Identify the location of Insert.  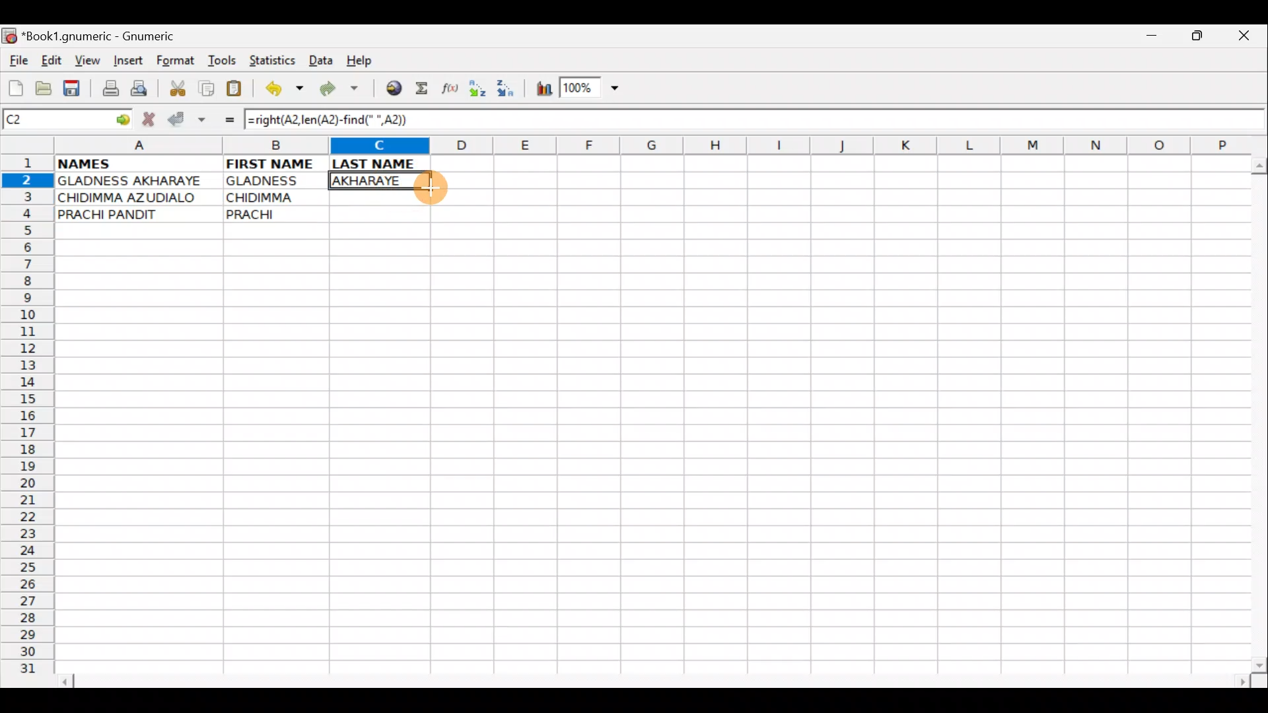
(127, 61).